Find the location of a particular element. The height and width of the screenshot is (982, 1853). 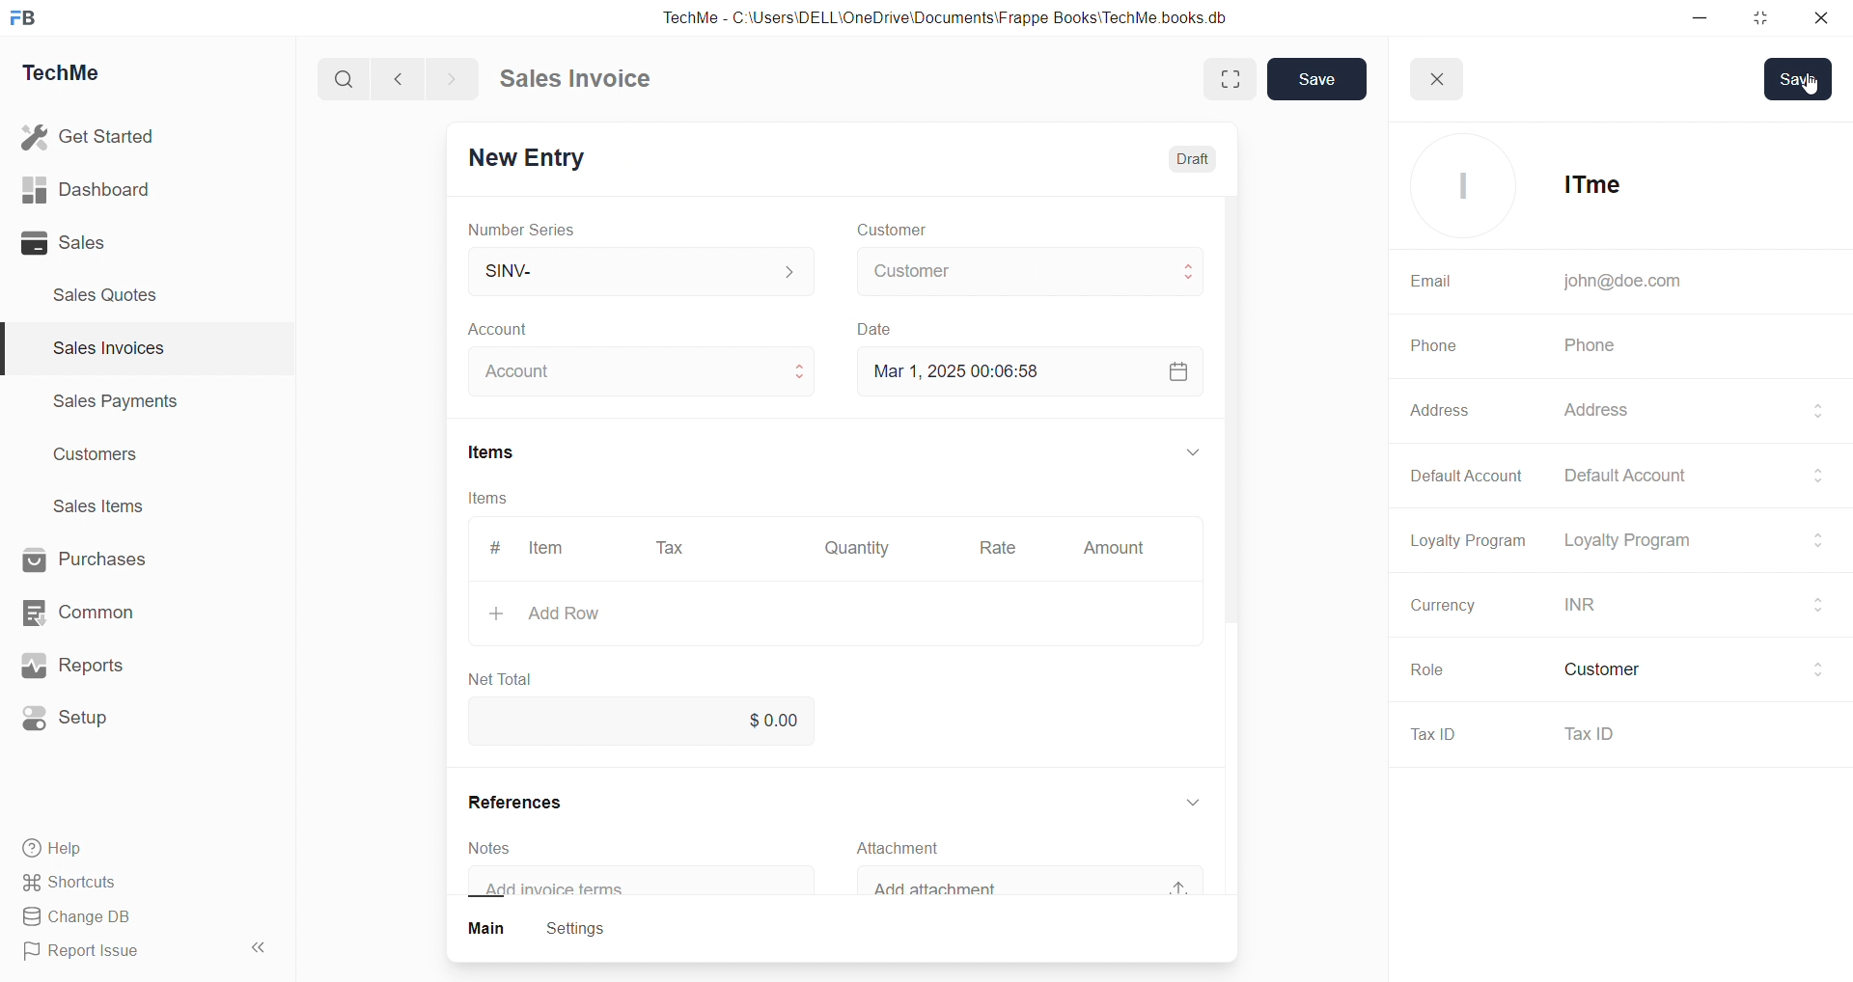

Dropdoe is located at coordinates (1190, 801).